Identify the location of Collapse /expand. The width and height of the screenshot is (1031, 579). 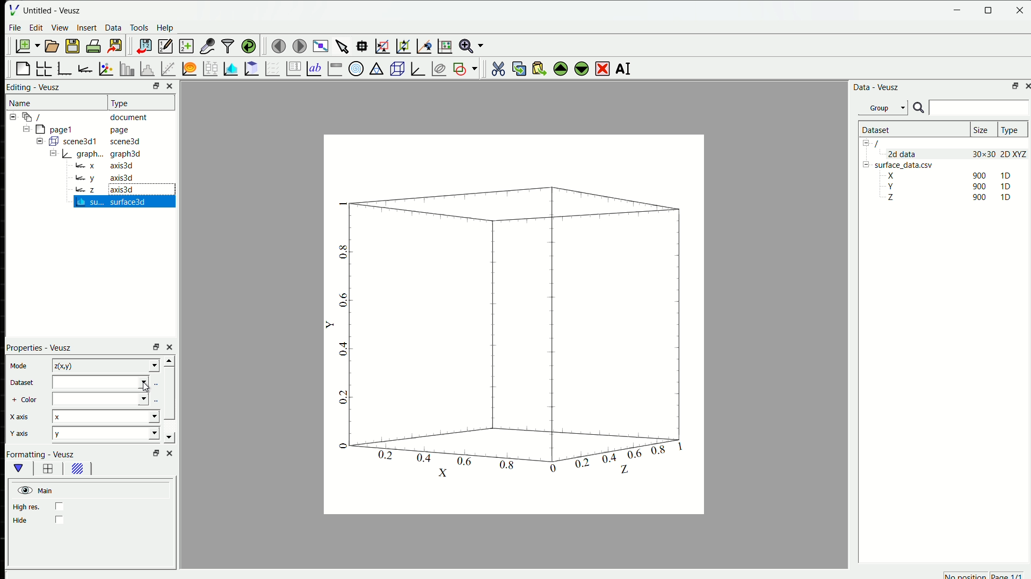
(40, 141).